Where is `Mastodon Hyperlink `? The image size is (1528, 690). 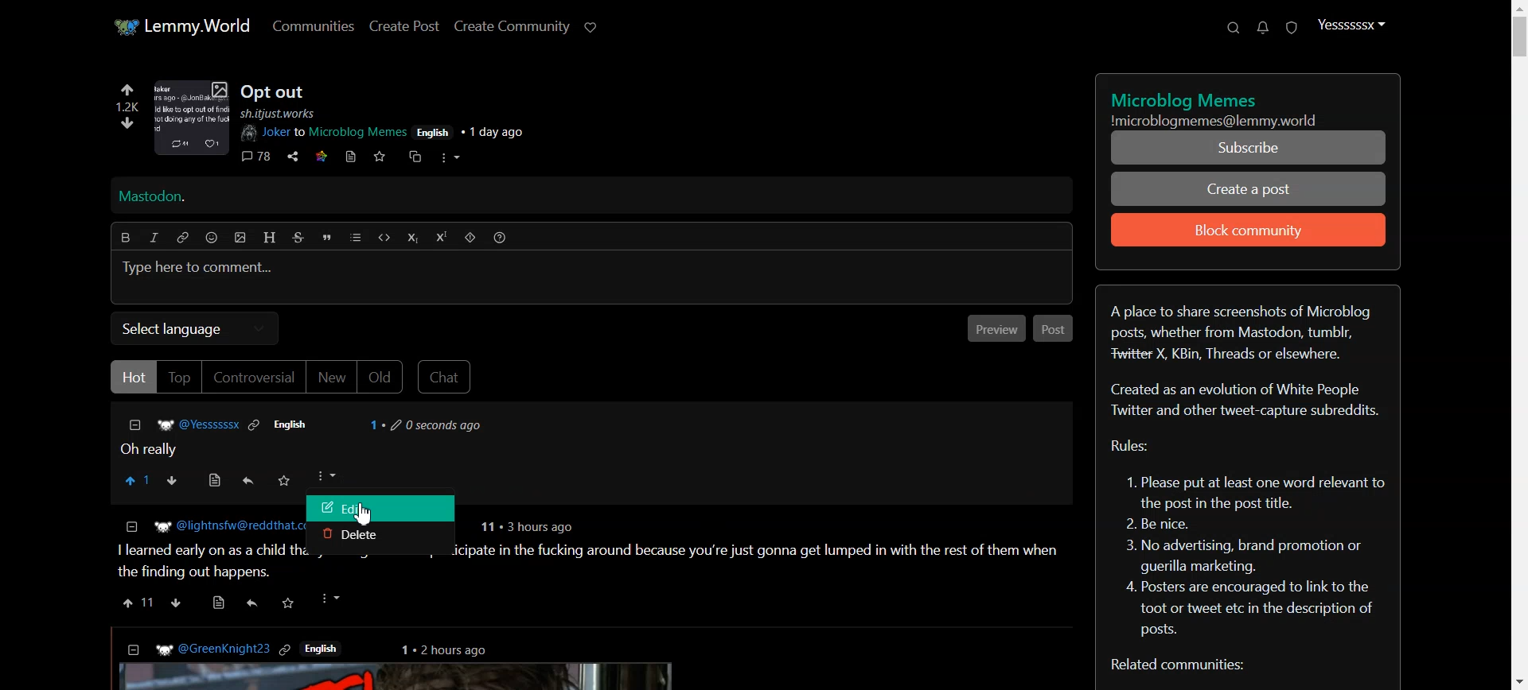
Mastodon Hyperlink  is located at coordinates (594, 195).